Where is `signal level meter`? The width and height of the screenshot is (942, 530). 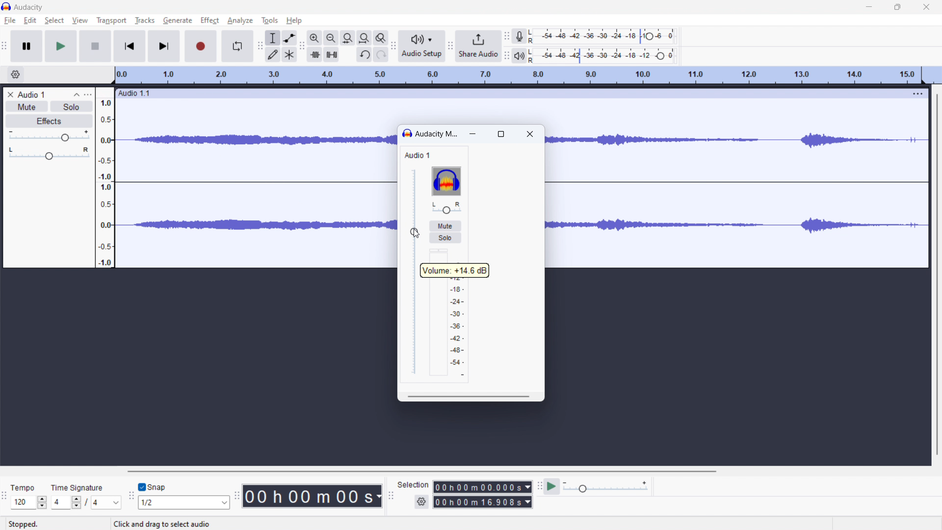 signal level meter is located at coordinates (452, 313).